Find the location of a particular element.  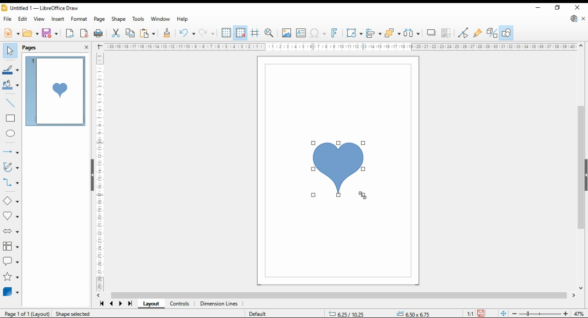

export is located at coordinates (70, 33).